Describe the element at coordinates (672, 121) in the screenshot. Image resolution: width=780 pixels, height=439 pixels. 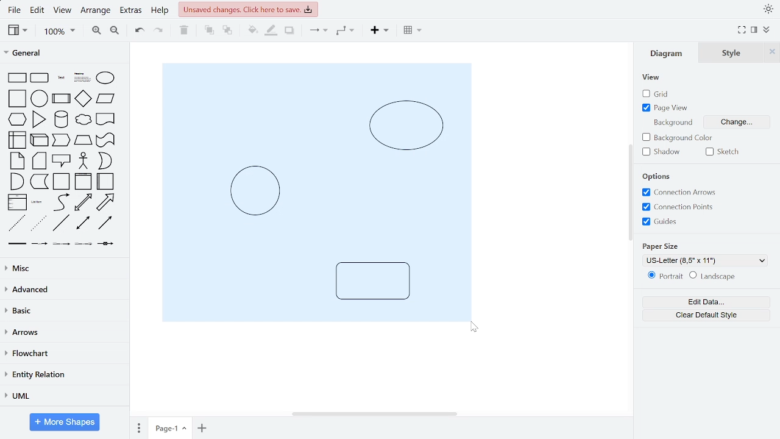
I see `background` at that location.